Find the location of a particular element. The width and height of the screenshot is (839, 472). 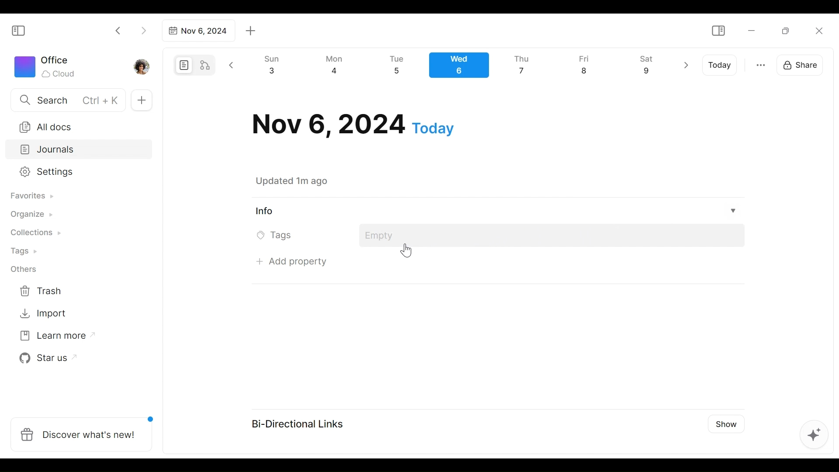

Journals is located at coordinates (80, 150).